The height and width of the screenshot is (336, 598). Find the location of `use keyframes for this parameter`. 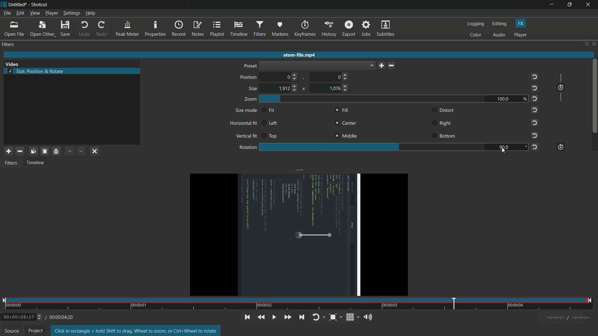

use keyframes for this parameter is located at coordinates (560, 147).